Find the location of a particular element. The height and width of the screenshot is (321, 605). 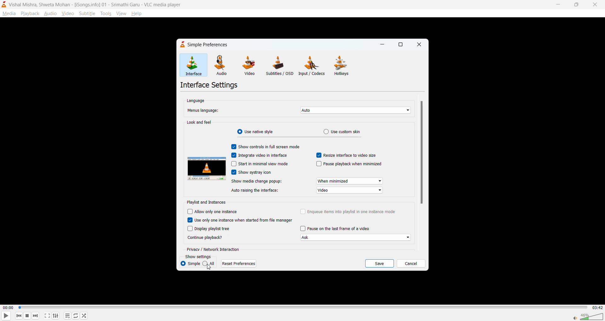

playback is located at coordinates (30, 13).